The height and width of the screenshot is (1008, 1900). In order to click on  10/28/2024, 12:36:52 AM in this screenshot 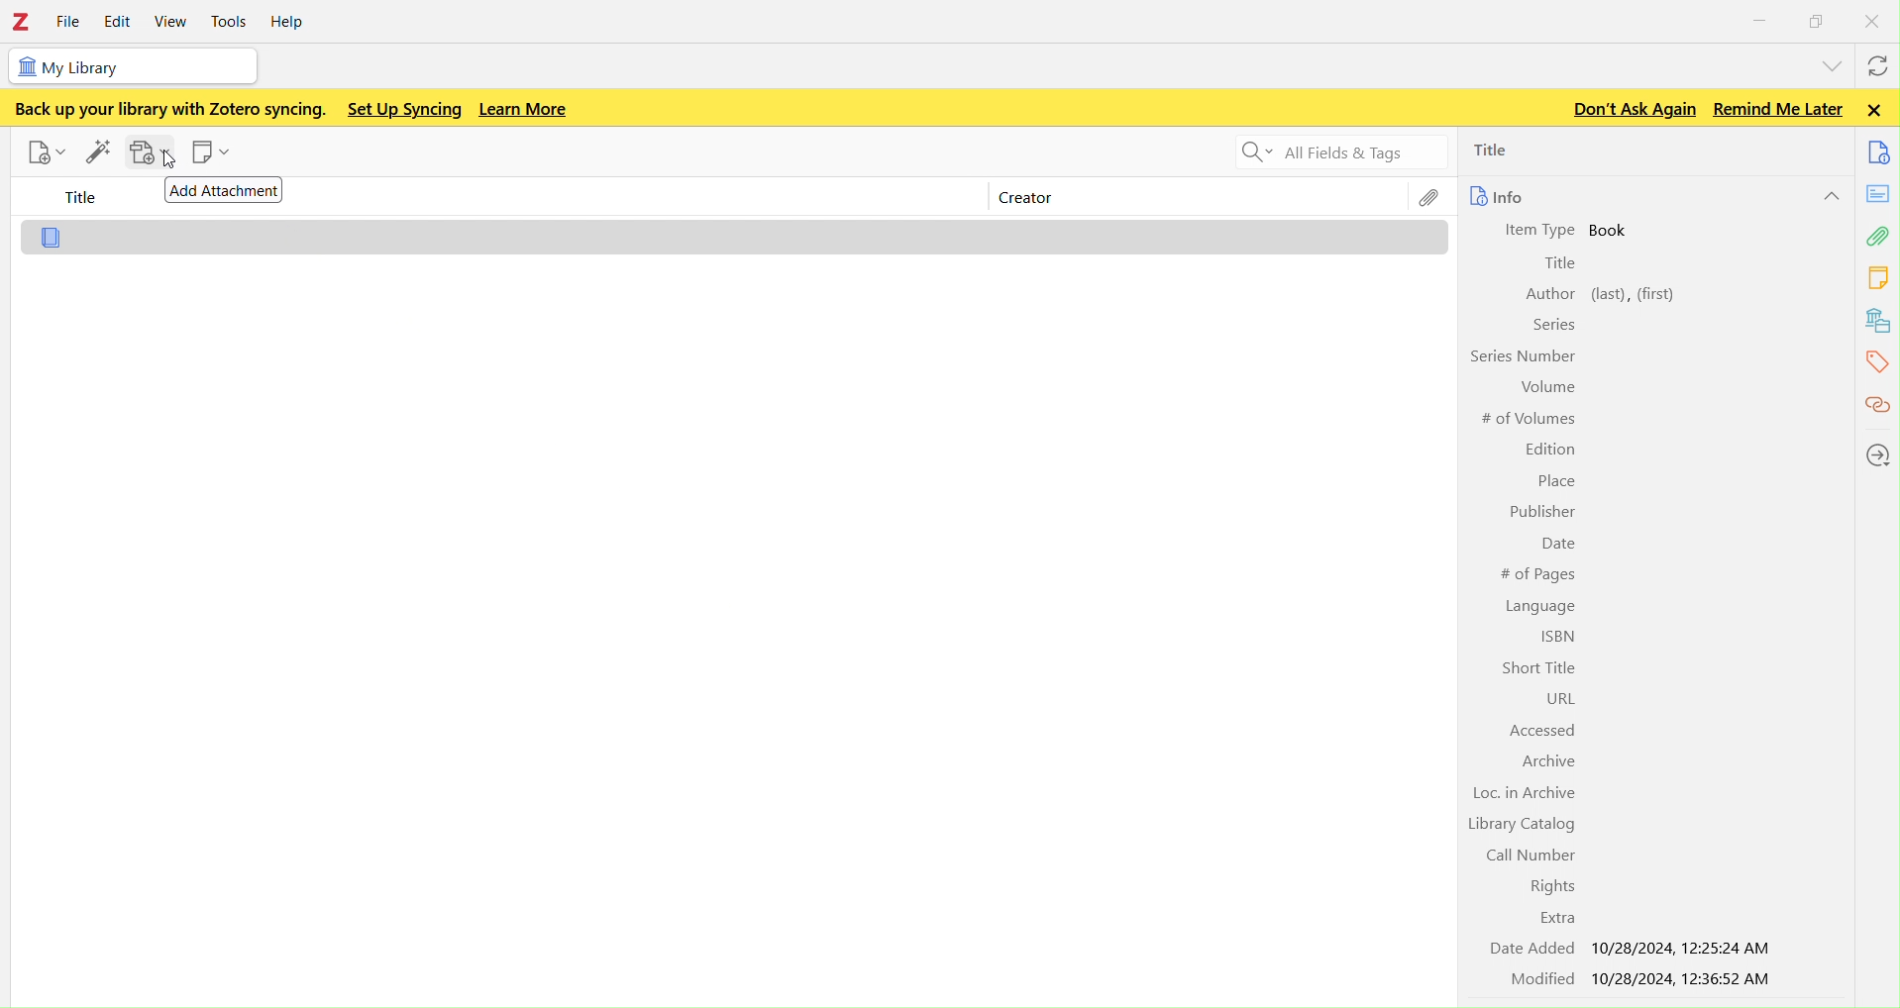, I will do `click(1685, 980)`.